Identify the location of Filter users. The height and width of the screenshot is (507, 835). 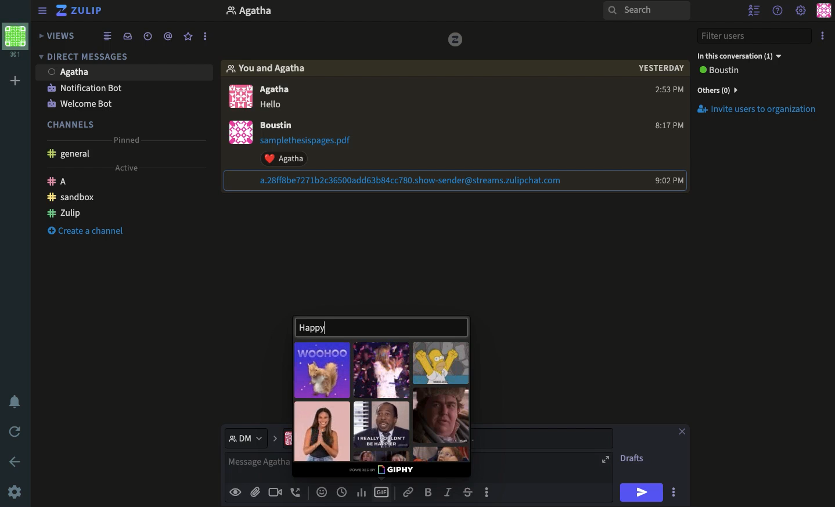
(755, 37).